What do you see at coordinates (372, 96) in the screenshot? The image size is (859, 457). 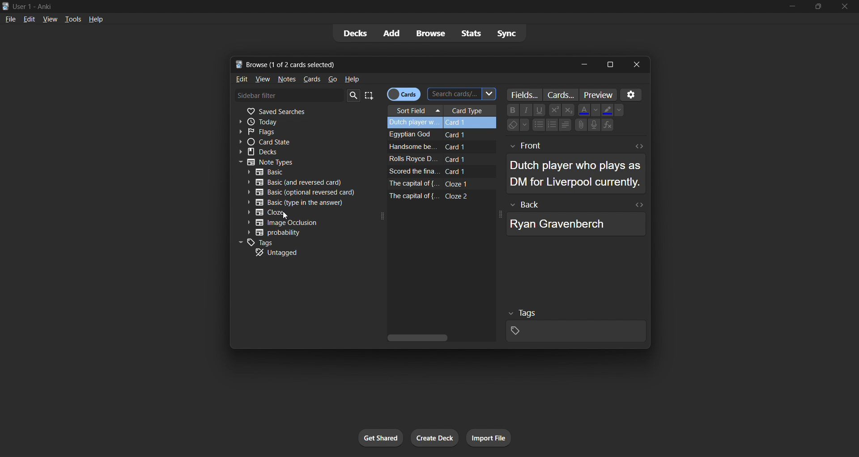 I see `select all` at bounding box center [372, 96].